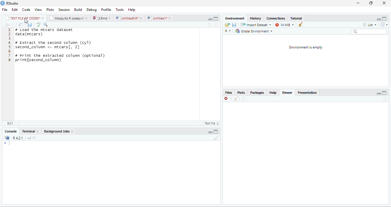 The width and height of the screenshot is (391, 207). What do you see at coordinates (10, 131) in the screenshot?
I see `Console` at bounding box center [10, 131].